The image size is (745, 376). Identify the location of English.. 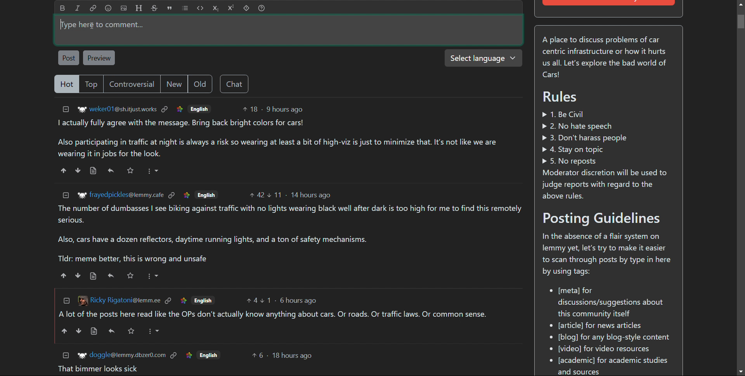
(203, 300).